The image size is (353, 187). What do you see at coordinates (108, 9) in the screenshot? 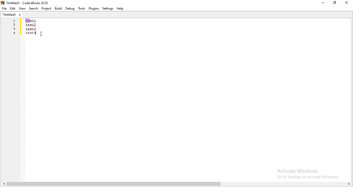
I see `Settings ` at bounding box center [108, 9].